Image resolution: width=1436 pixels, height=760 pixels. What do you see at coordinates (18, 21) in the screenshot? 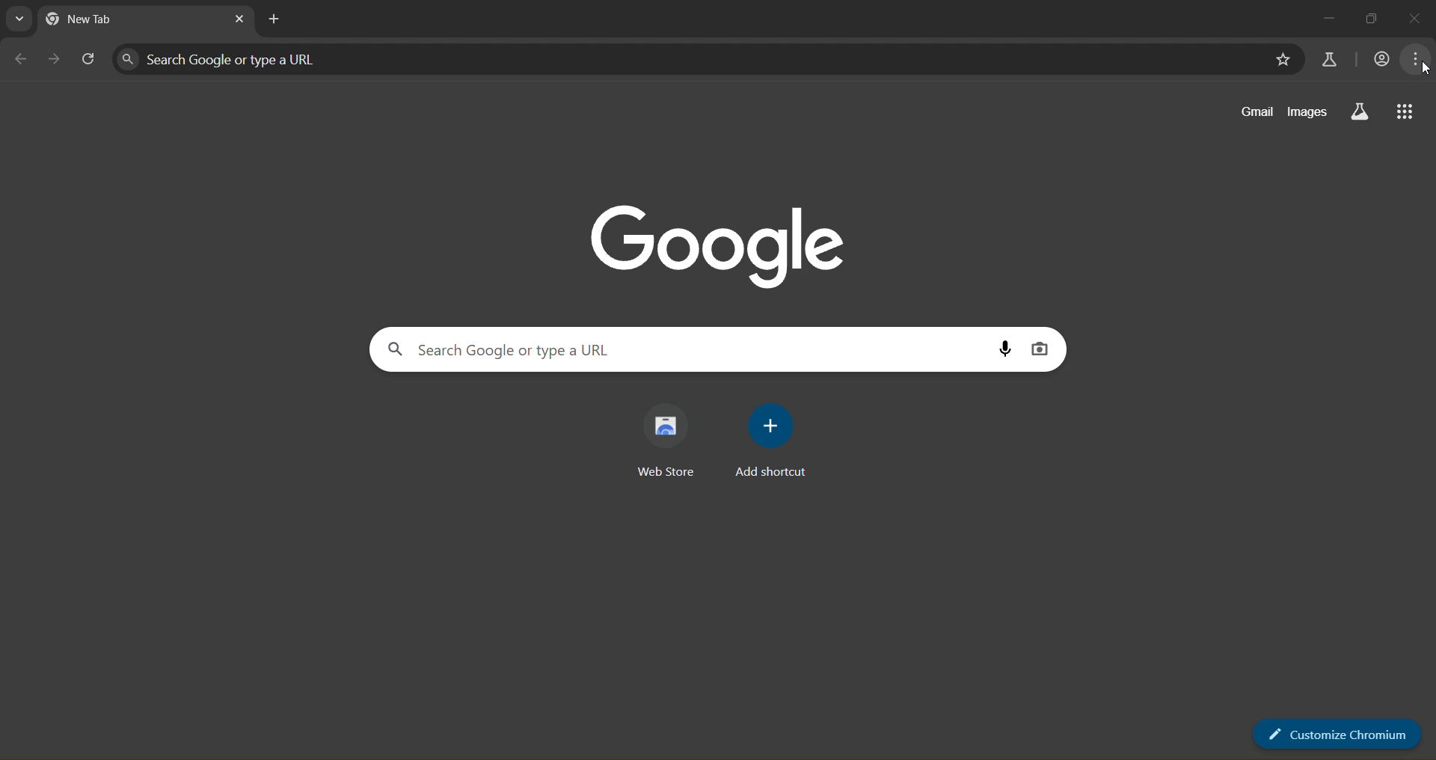
I see `search tabs` at bounding box center [18, 21].